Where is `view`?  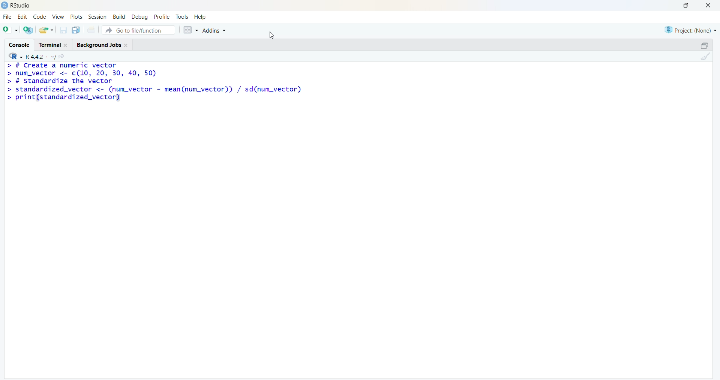
view is located at coordinates (58, 17).